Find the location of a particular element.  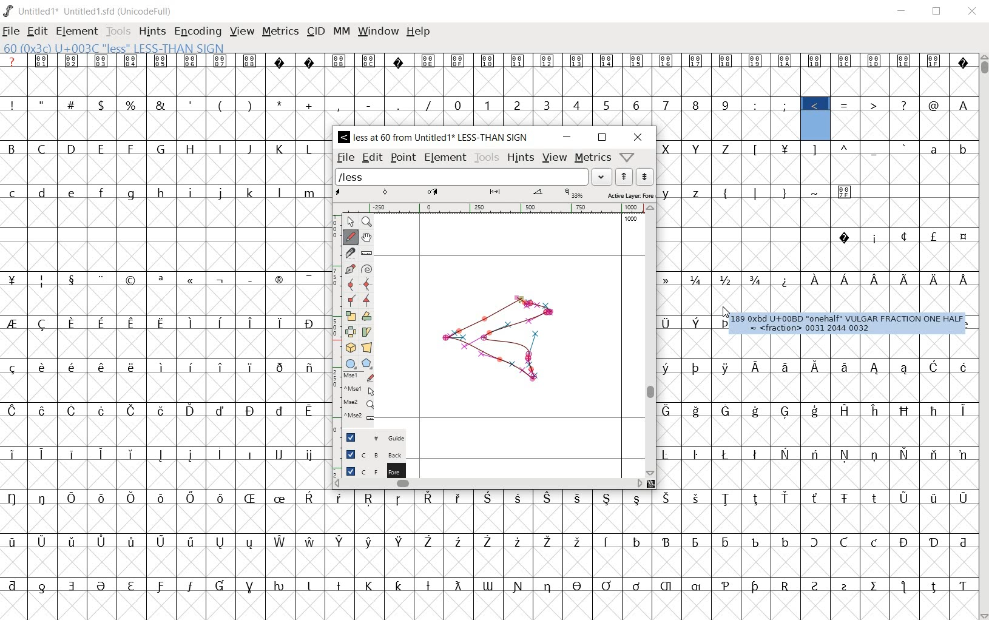

edit is located at coordinates (371, 158).